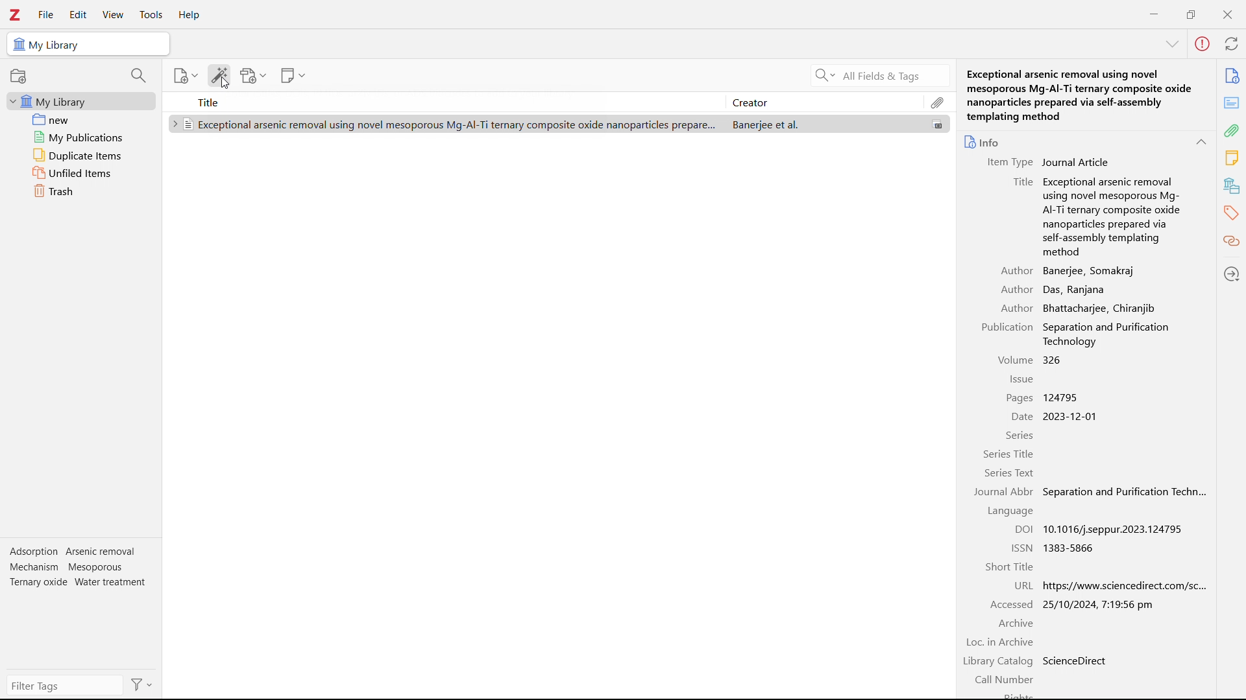 Image resolution: width=1246 pixels, height=700 pixels. Describe the element at coordinates (1021, 181) in the screenshot. I see `title` at that location.